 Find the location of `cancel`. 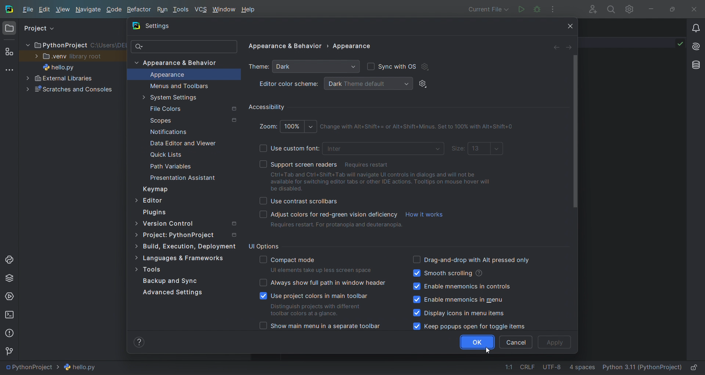

cancel is located at coordinates (517, 342).